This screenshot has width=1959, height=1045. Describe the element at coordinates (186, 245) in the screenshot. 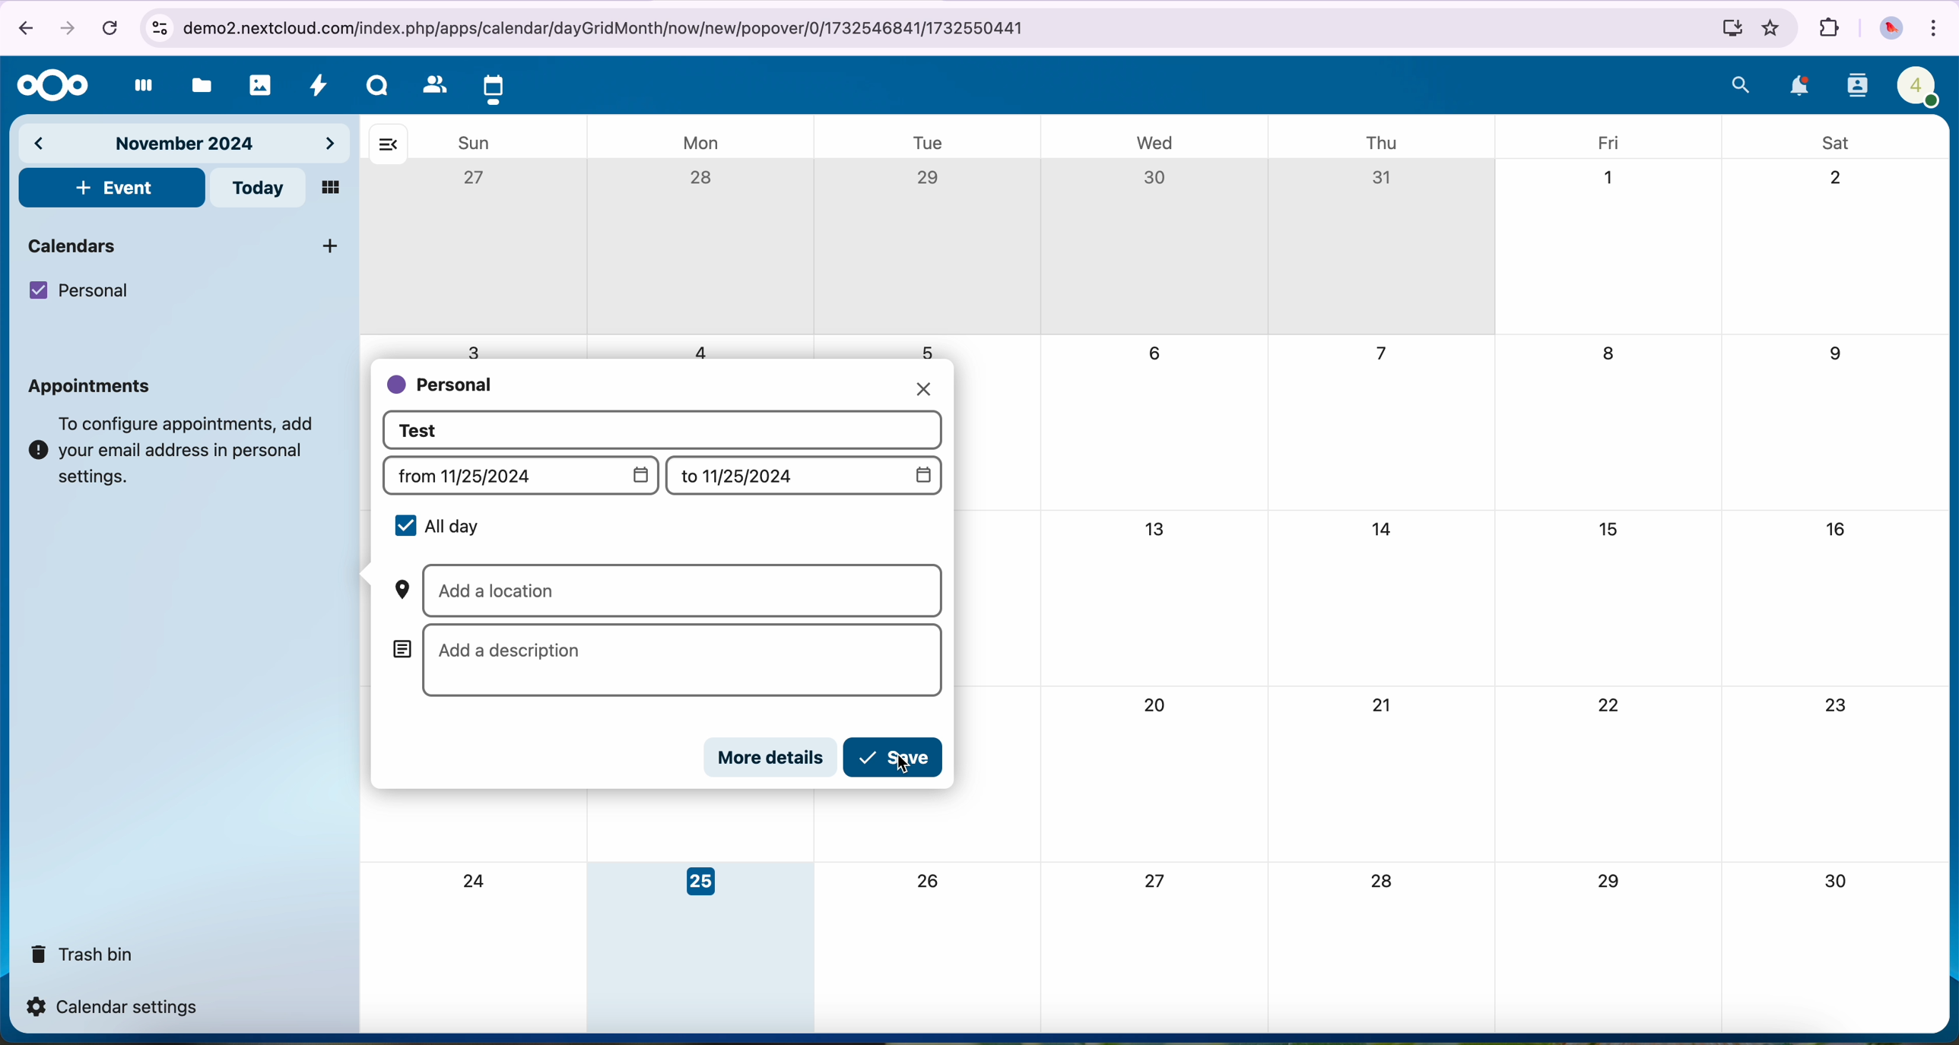

I see `calendars` at that location.